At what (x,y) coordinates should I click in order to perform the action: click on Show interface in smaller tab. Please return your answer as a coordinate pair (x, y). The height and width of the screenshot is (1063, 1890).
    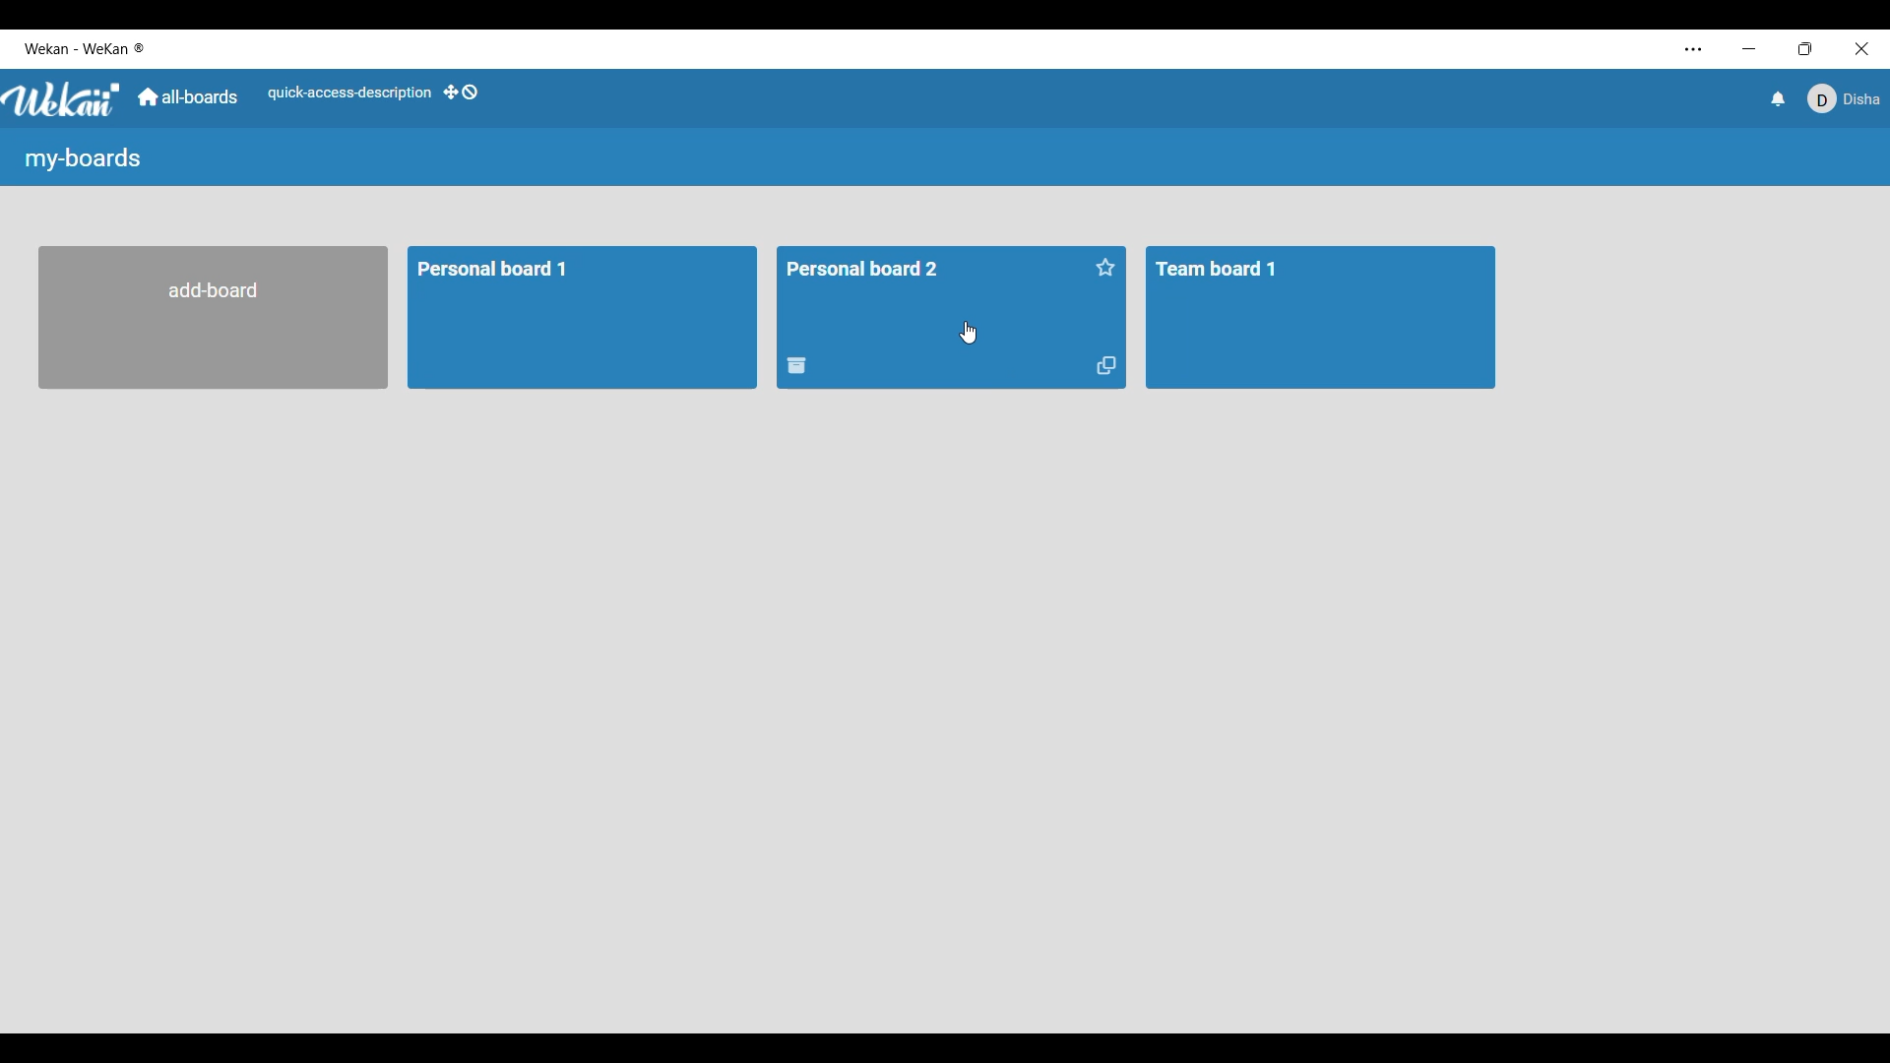
    Looking at the image, I should click on (1805, 49).